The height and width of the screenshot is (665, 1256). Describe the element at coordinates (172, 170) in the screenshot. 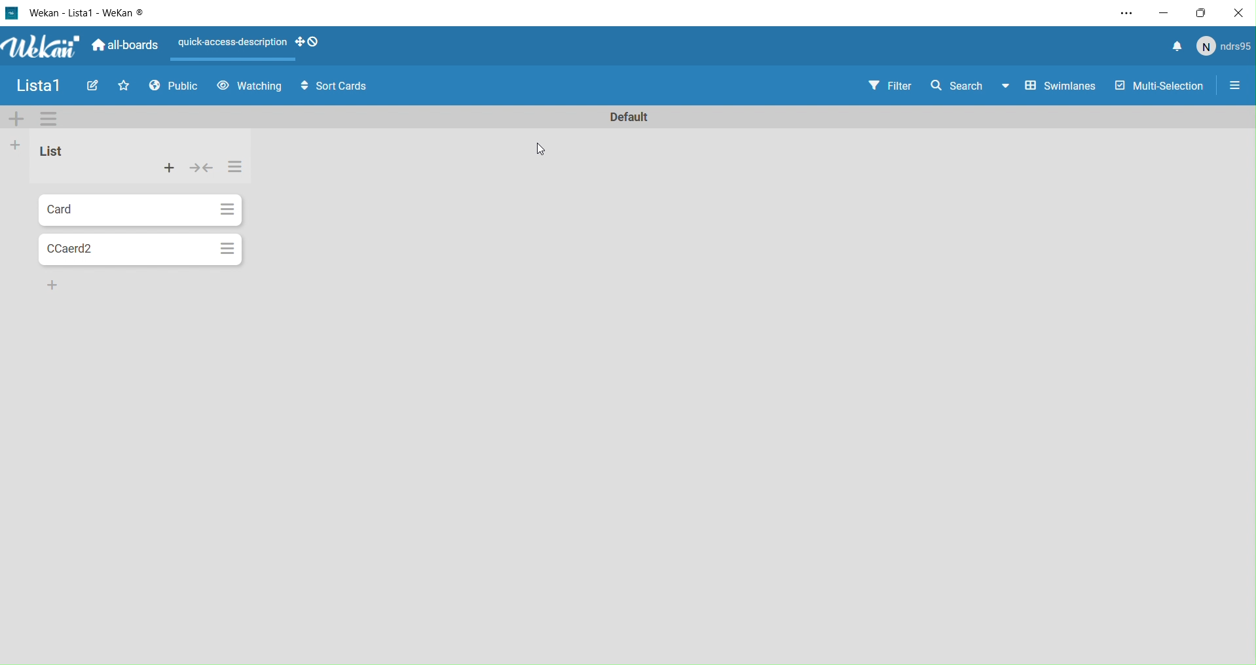

I see `Actions` at that location.